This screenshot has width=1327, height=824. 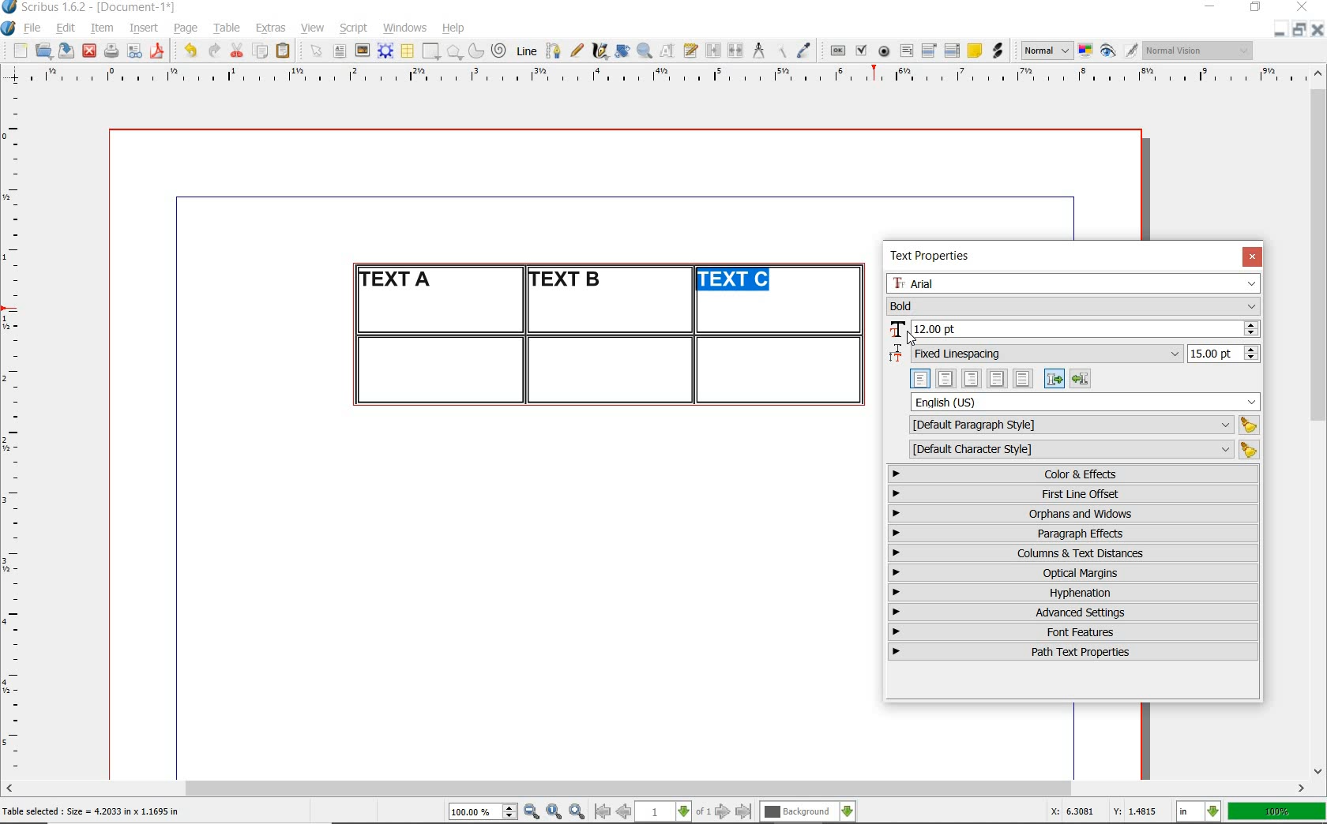 What do you see at coordinates (1072, 612) in the screenshot?
I see `advanced settings` at bounding box center [1072, 612].